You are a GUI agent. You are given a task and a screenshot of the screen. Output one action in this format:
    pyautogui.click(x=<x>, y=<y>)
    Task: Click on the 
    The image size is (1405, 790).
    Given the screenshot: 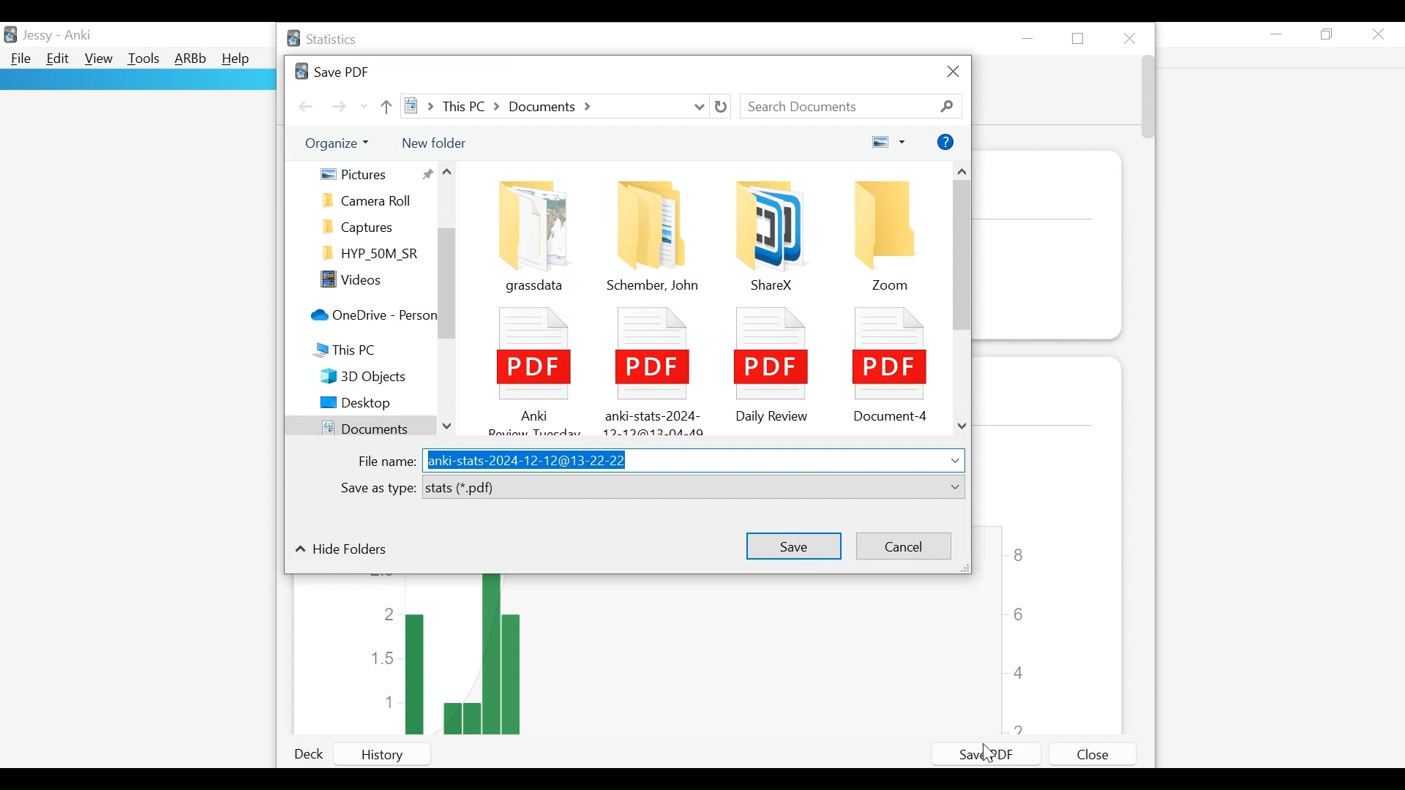 What is the action you would take?
    pyautogui.click(x=386, y=462)
    